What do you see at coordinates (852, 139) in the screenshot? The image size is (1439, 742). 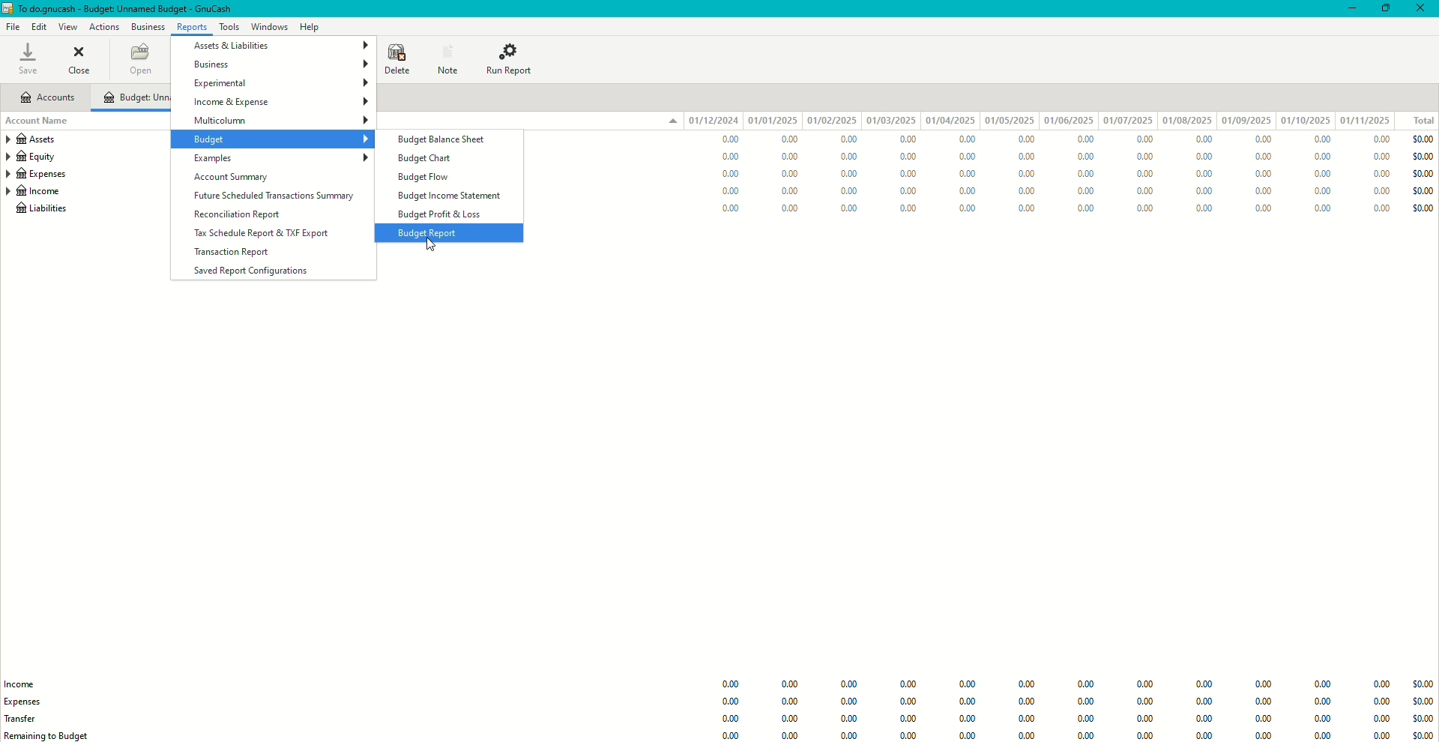 I see `0.00` at bounding box center [852, 139].